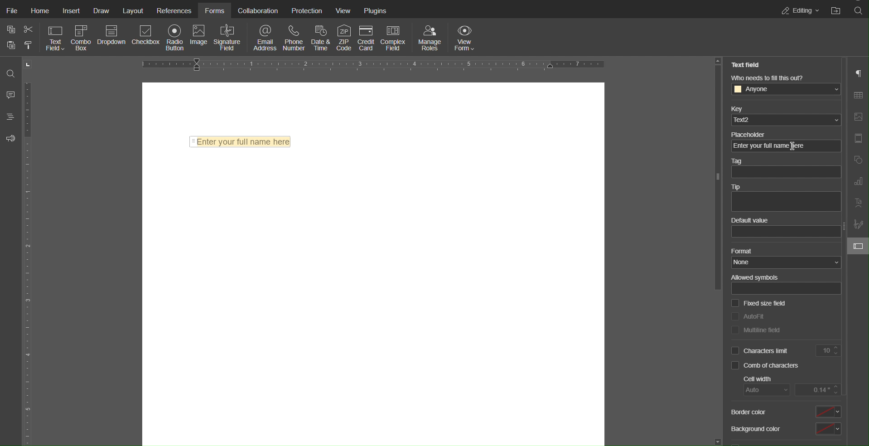 The height and width of the screenshot is (446, 869). Describe the element at coordinates (857, 160) in the screenshot. I see `Shape Settings` at that location.